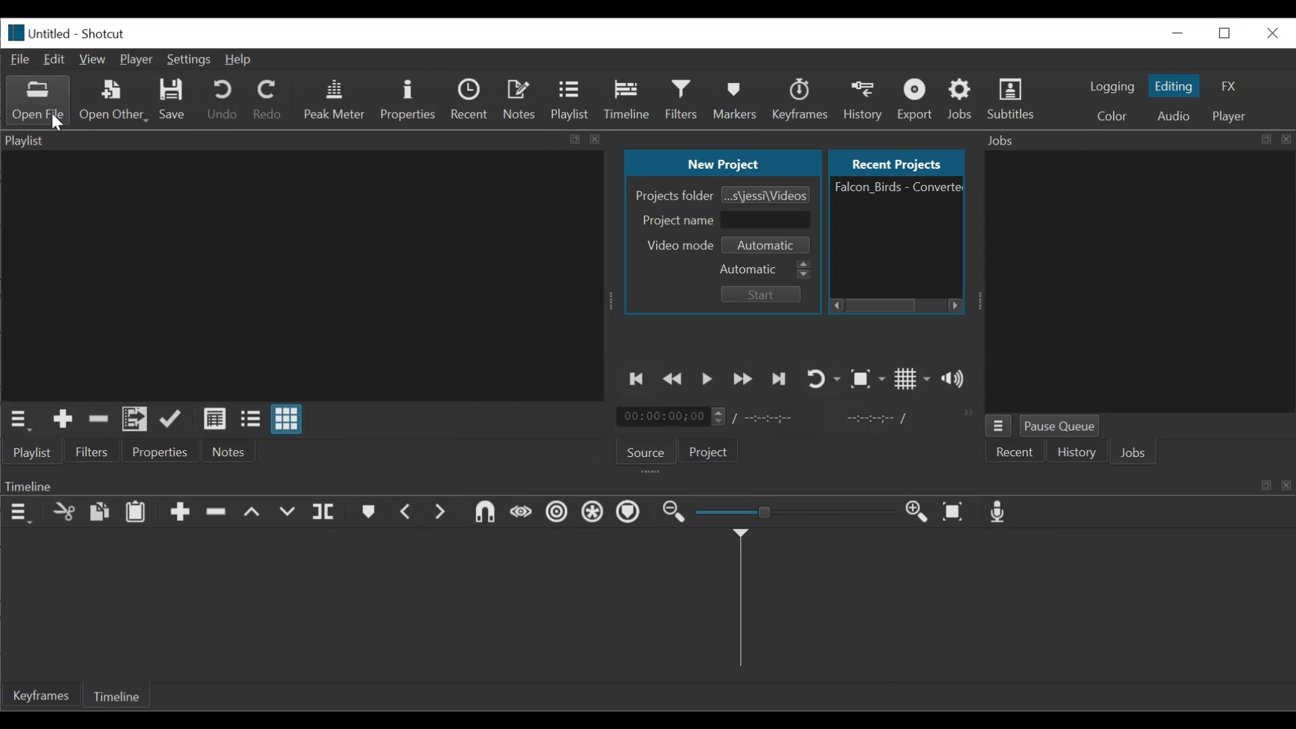 This screenshot has height=729, width=1296. I want to click on Jobs, so click(961, 99).